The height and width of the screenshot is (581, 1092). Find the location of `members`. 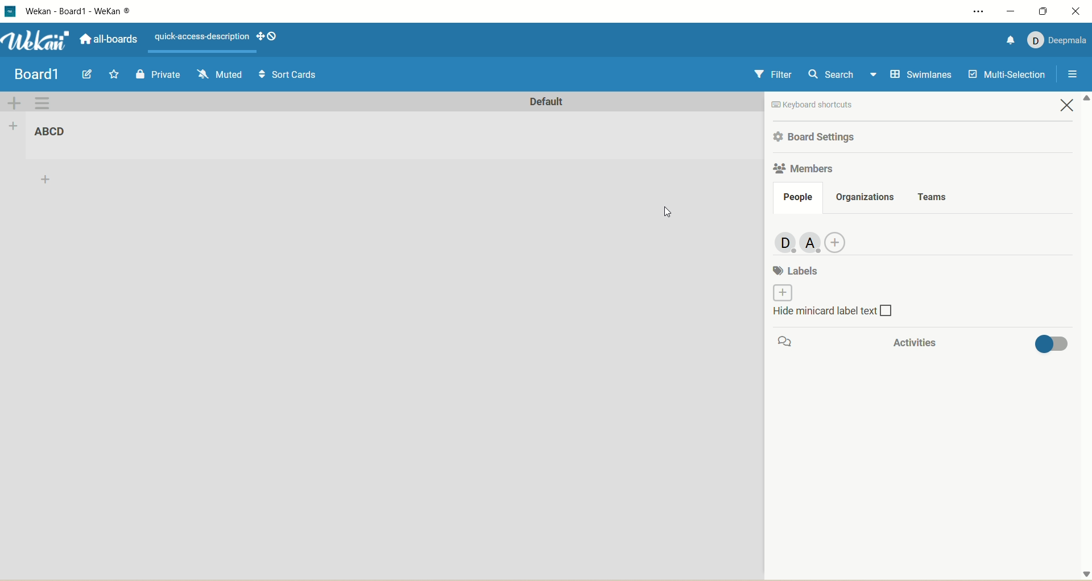

members is located at coordinates (781, 242).